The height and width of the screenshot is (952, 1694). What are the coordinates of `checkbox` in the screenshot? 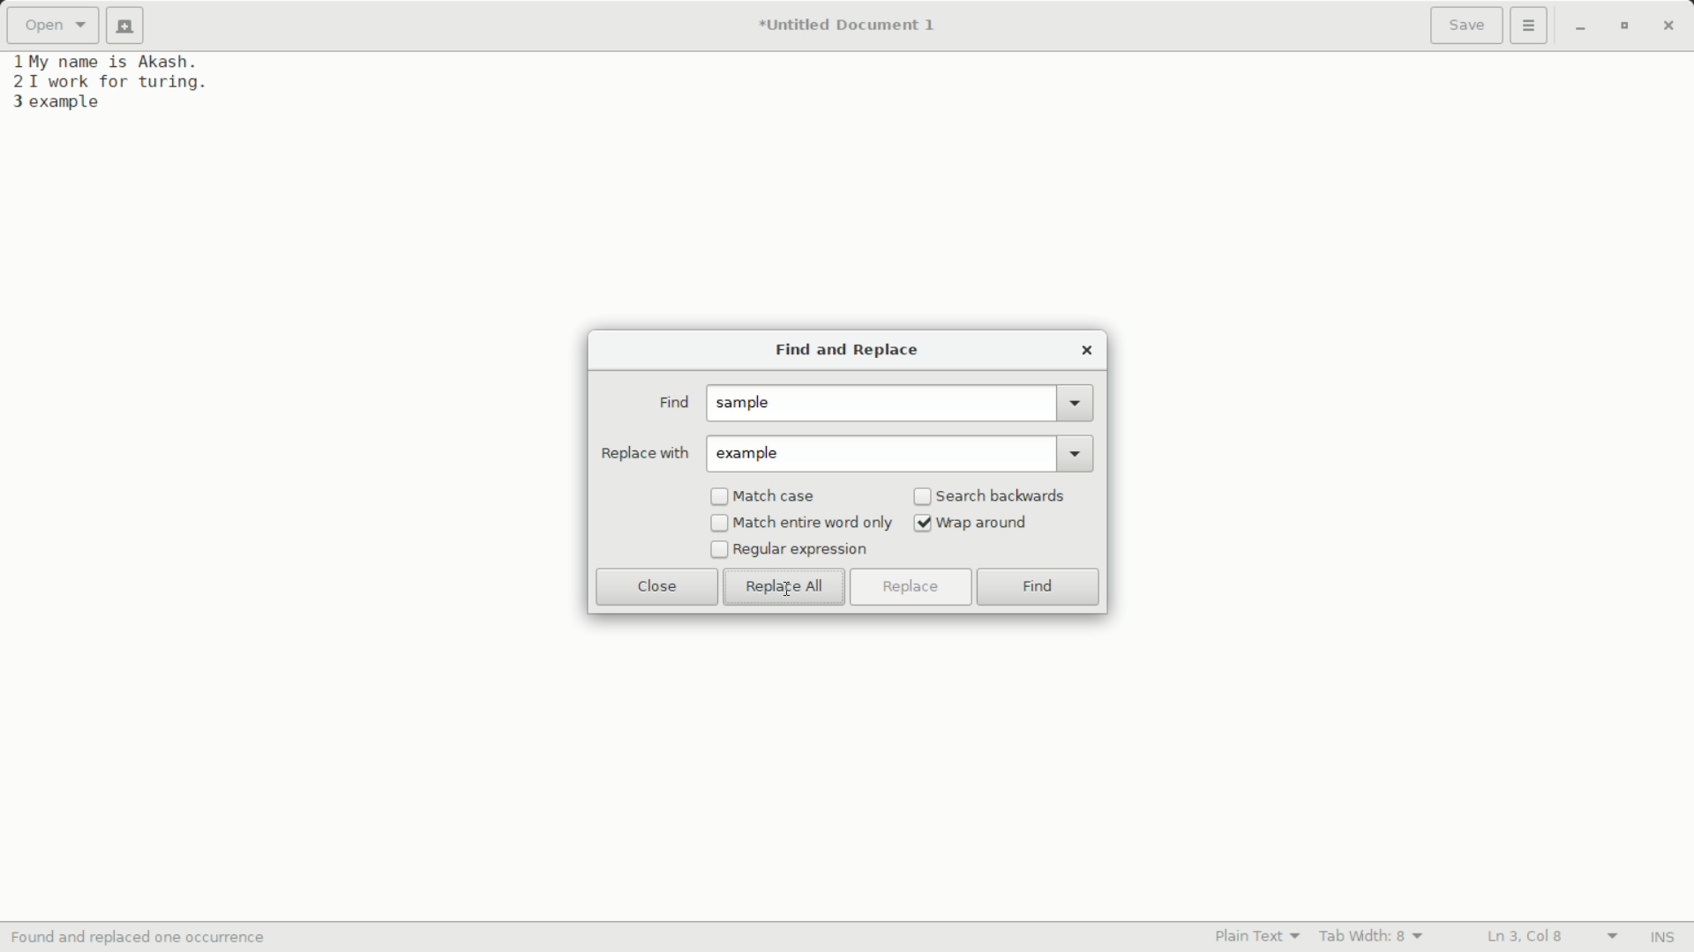 It's located at (719, 524).